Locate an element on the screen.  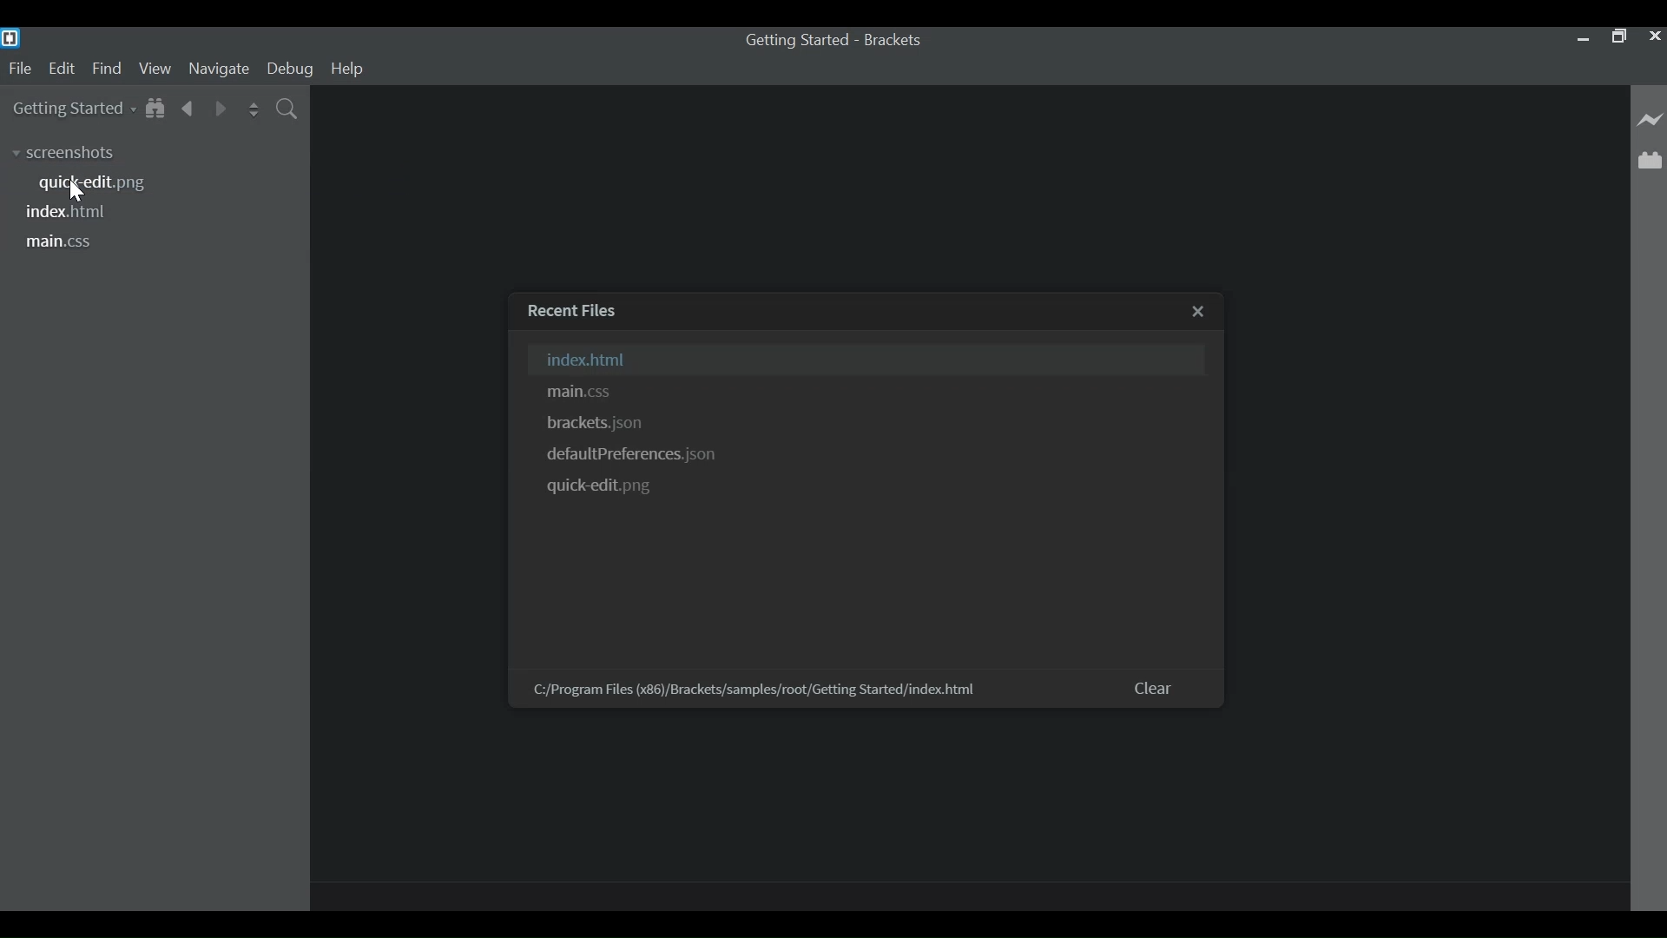
defaultPreferences.json is located at coordinates (638, 454).